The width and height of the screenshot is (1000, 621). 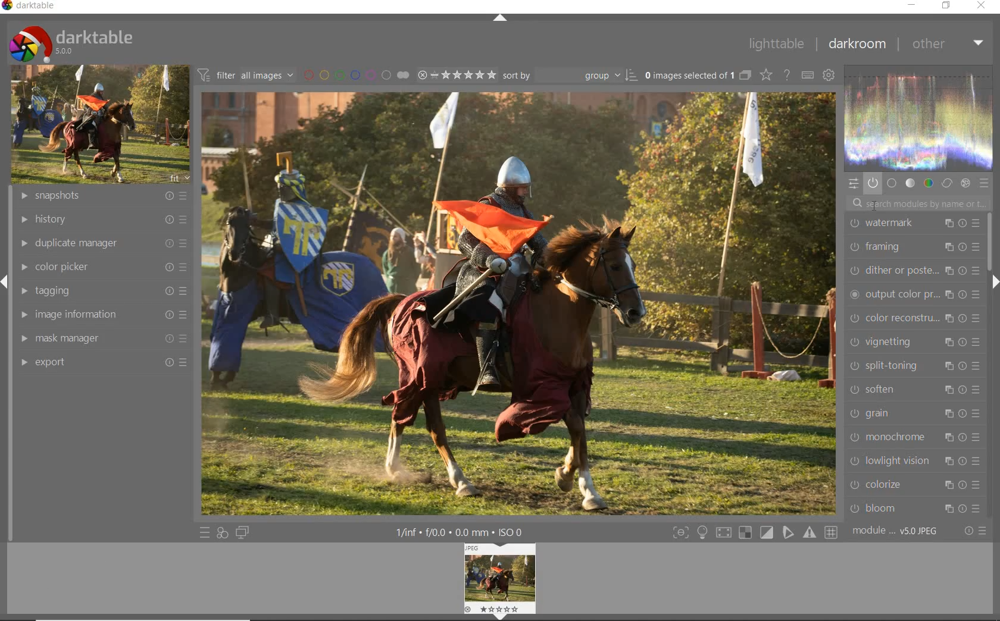 What do you see at coordinates (917, 437) in the screenshot?
I see `monochrome` at bounding box center [917, 437].